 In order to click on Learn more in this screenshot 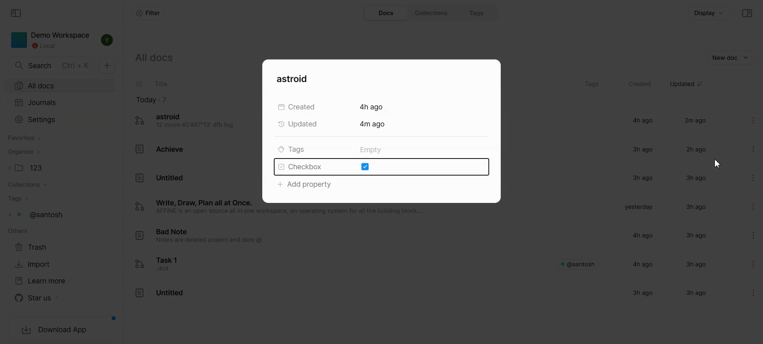, I will do `click(39, 281)`.